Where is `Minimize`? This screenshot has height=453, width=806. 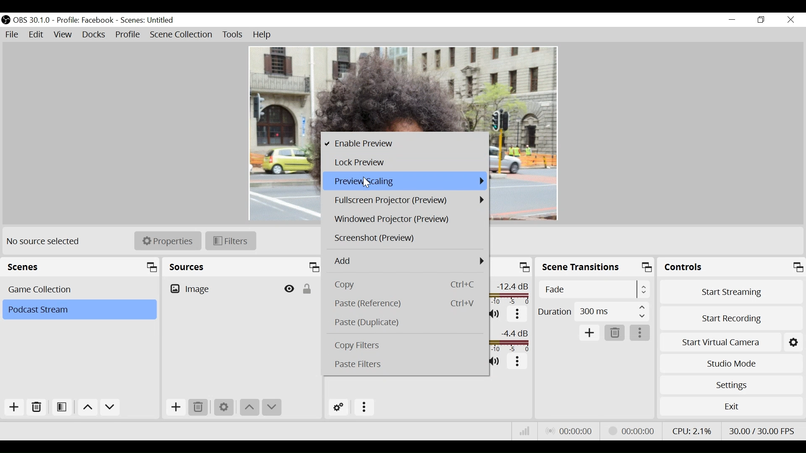 Minimize is located at coordinates (733, 20).